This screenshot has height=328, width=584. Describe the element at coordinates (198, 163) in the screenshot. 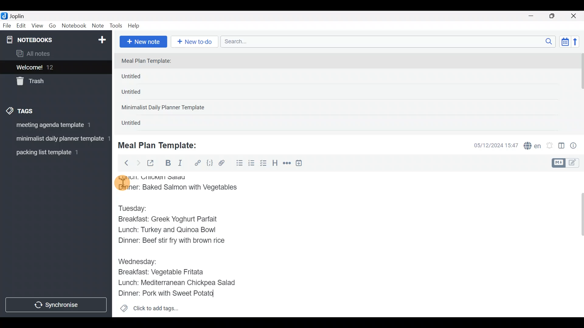

I see `Hyperlink` at that location.